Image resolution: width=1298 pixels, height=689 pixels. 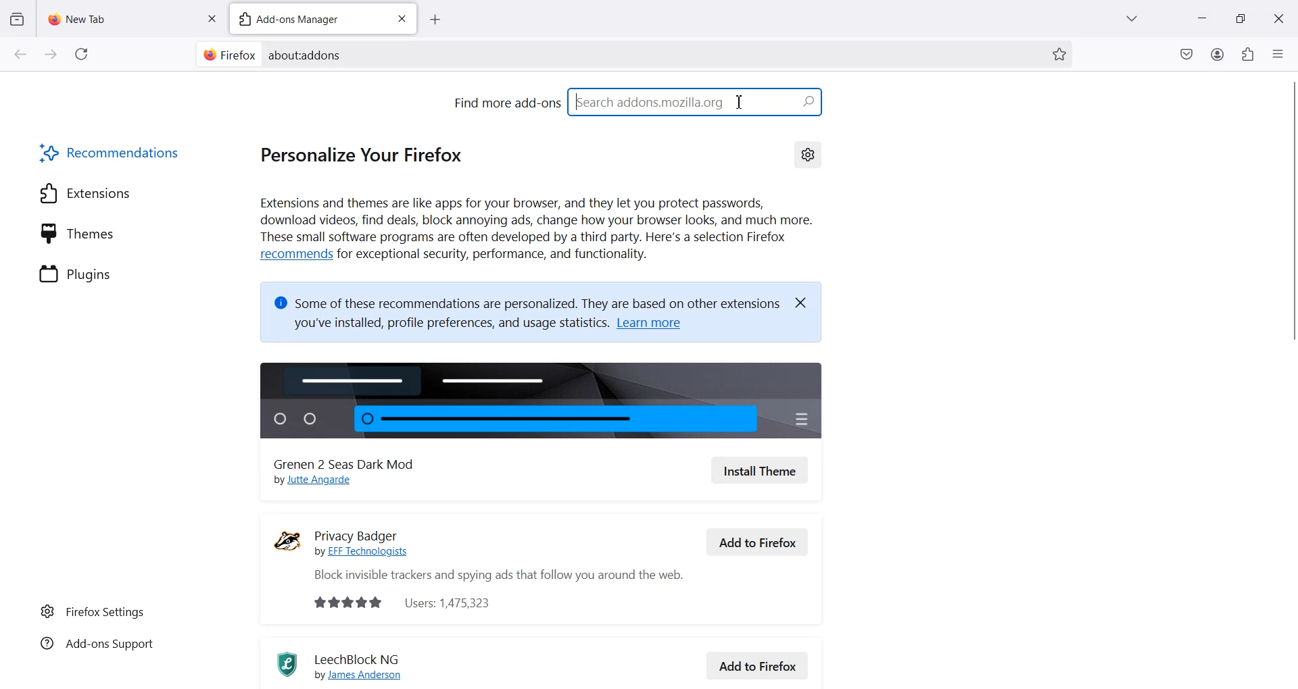 I want to click on Firefox Settings, so click(x=93, y=611).